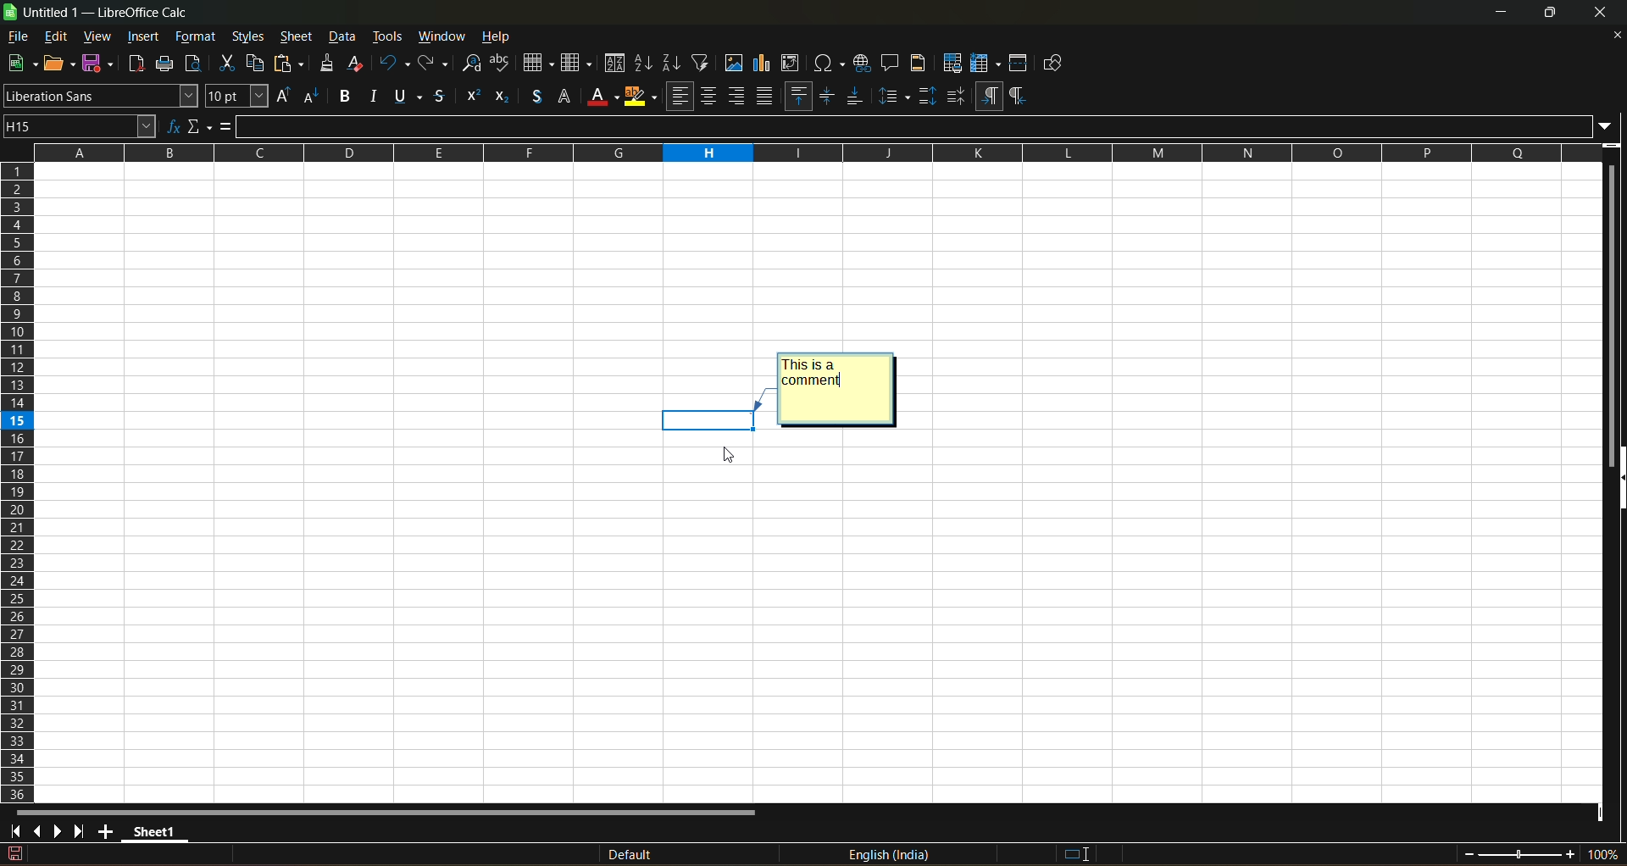 This screenshot has height=866, width=1627. Describe the element at coordinates (805, 160) in the screenshot. I see `rows` at that location.